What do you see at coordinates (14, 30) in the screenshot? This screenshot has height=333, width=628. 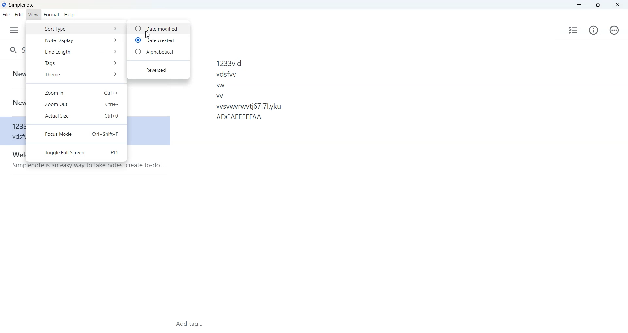 I see `Menu` at bounding box center [14, 30].